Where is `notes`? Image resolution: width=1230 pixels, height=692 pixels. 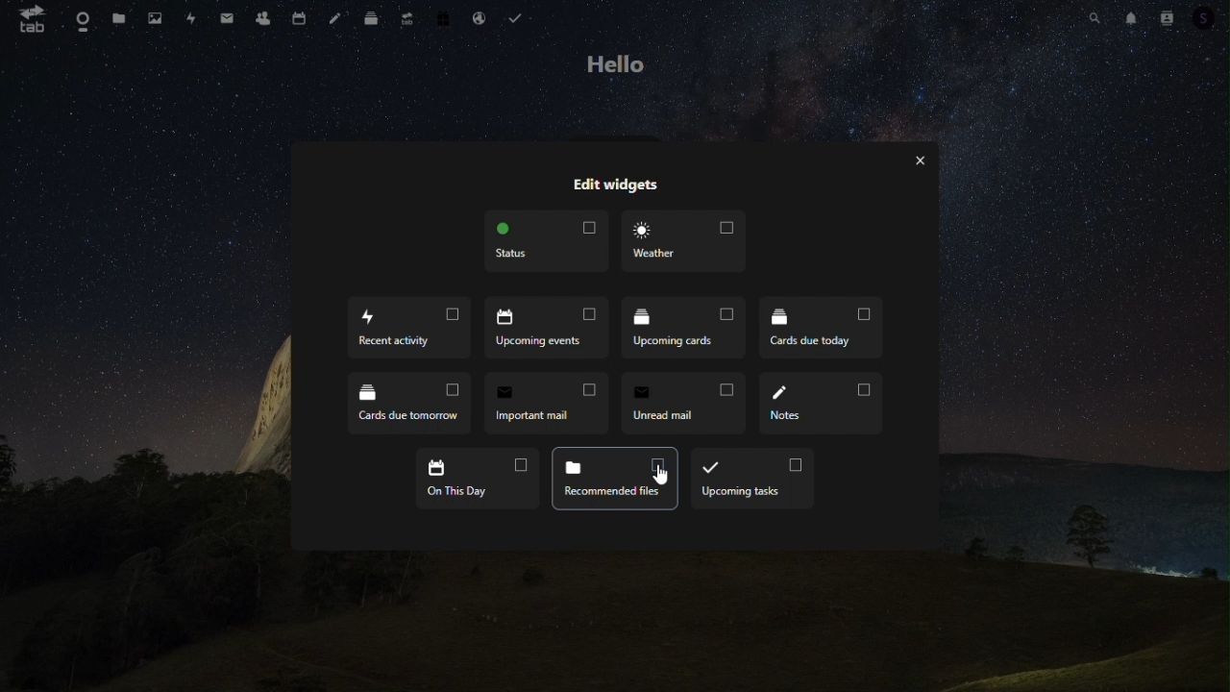 notes is located at coordinates (824, 402).